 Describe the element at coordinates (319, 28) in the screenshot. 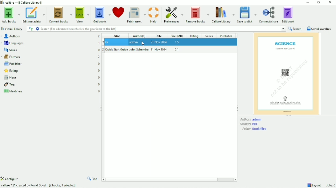

I see `Saved searches` at that location.